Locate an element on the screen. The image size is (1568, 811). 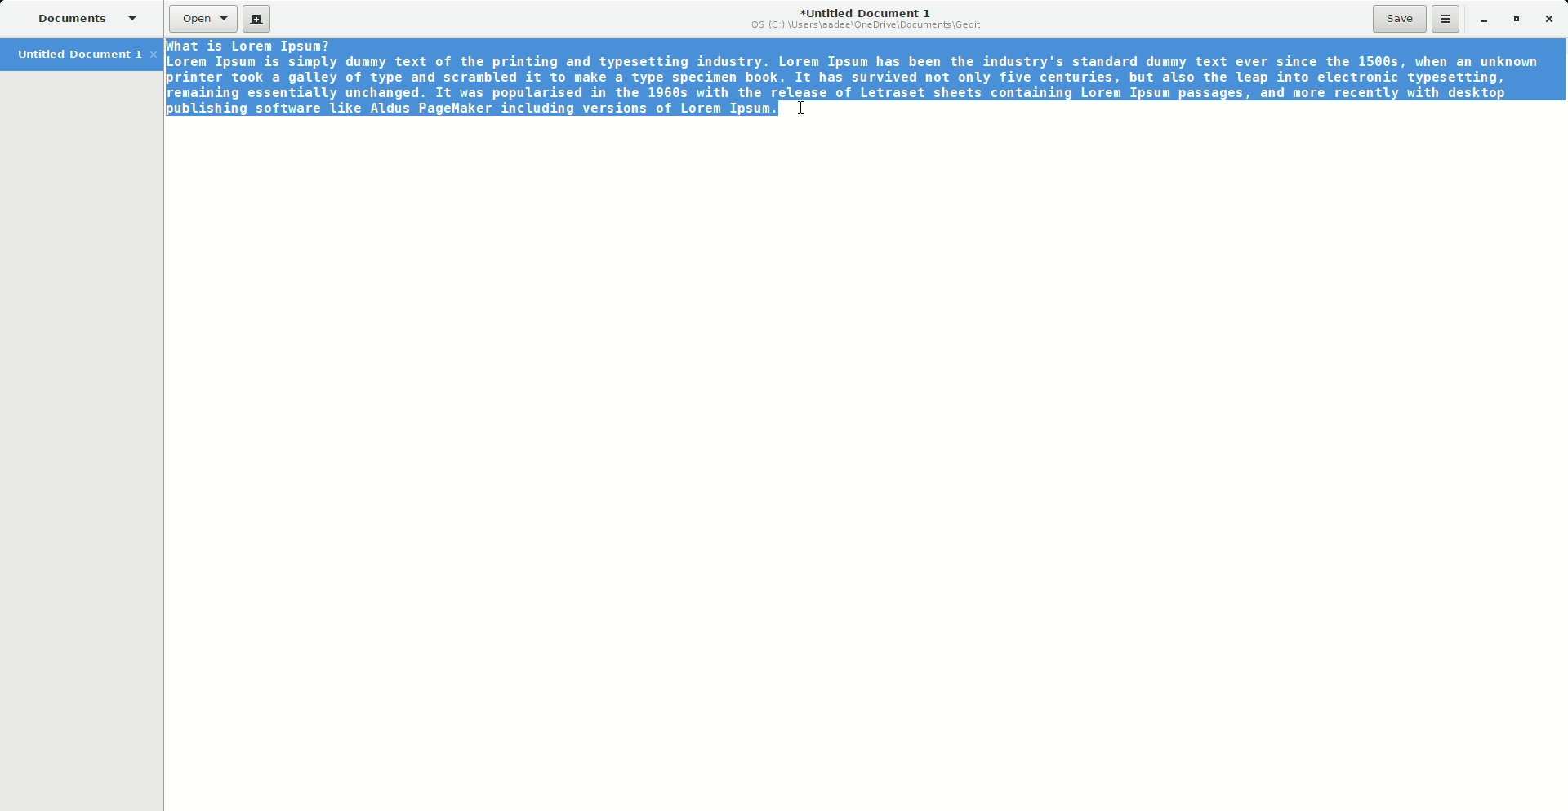
Untitled Document is located at coordinates (85, 53).